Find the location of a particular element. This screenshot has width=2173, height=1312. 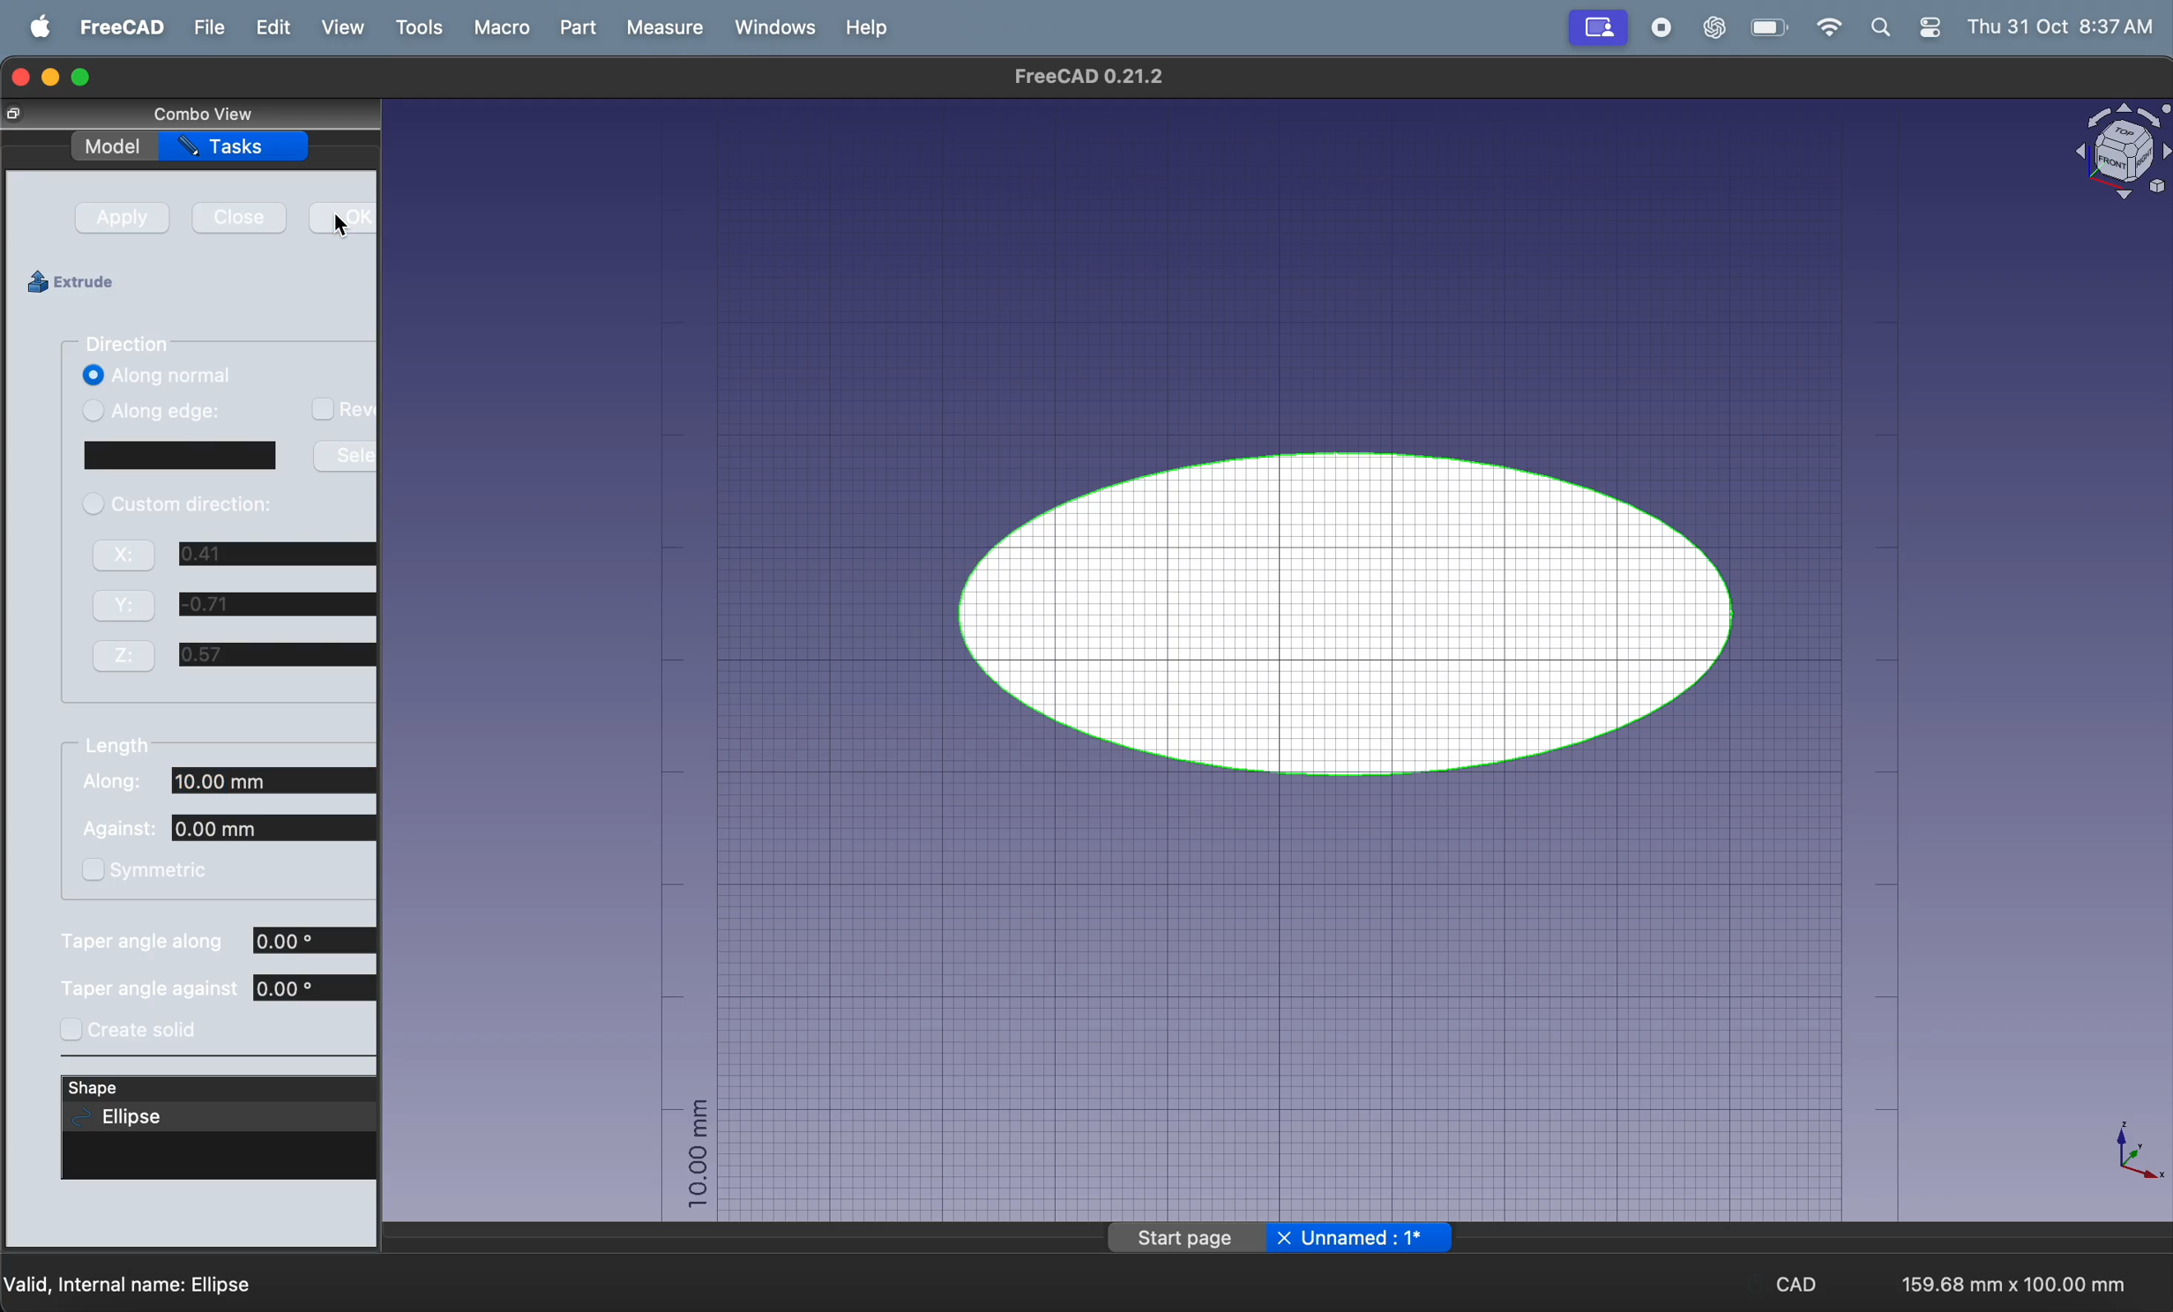

tools is located at coordinates (414, 27).